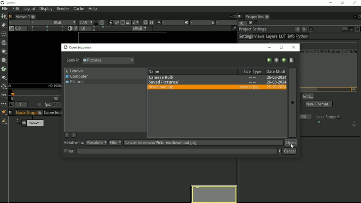  Describe the element at coordinates (4, 17) in the screenshot. I see `Image` at that location.